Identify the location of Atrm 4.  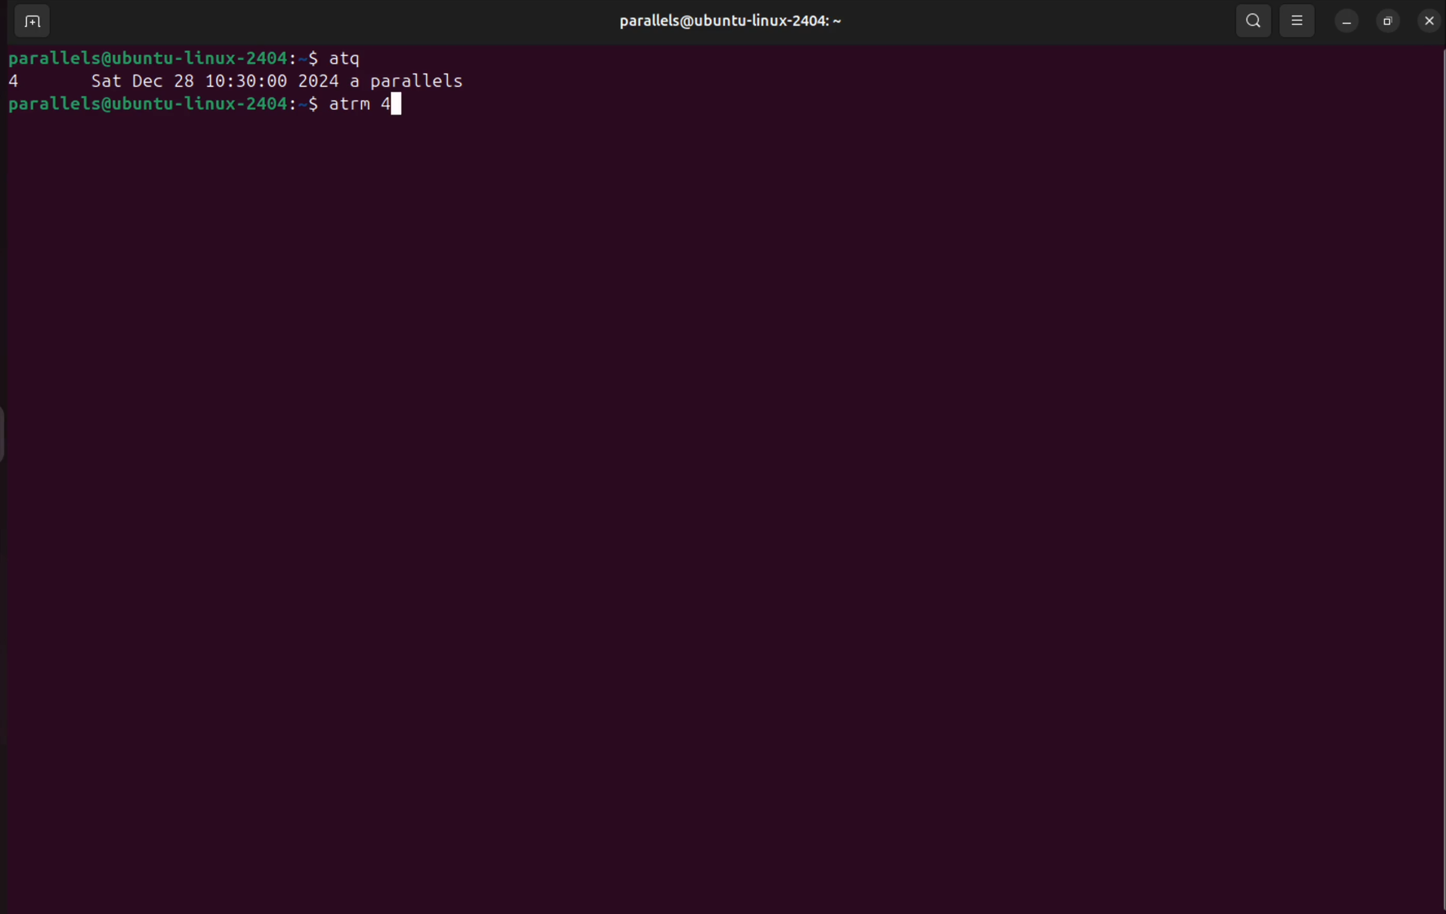
(372, 105).